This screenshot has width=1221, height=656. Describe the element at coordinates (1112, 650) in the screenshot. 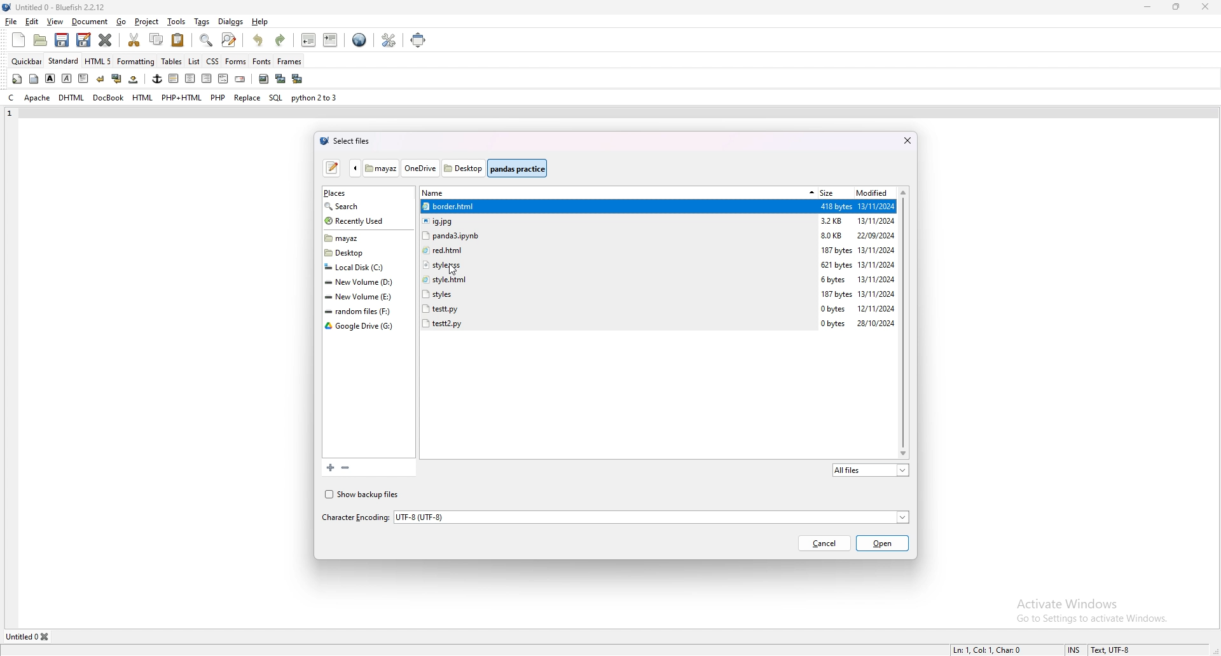

I see `Text, UTF-8` at that location.